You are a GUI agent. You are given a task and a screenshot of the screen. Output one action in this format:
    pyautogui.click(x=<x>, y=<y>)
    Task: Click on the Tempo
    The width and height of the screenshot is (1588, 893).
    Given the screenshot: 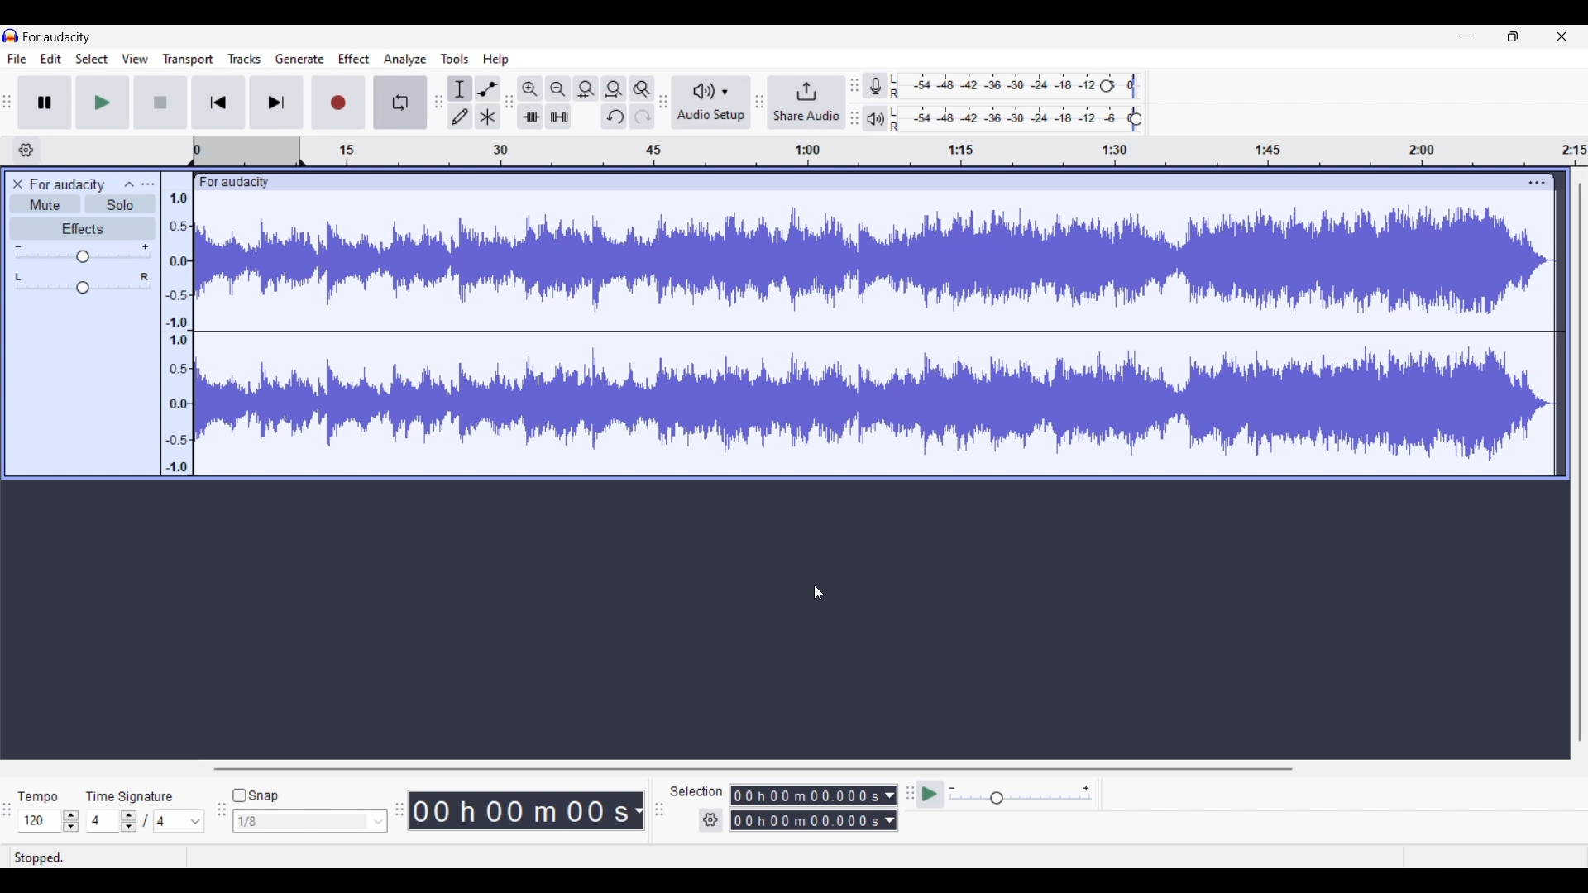 What is the action you would take?
    pyautogui.click(x=42, y=792)
    